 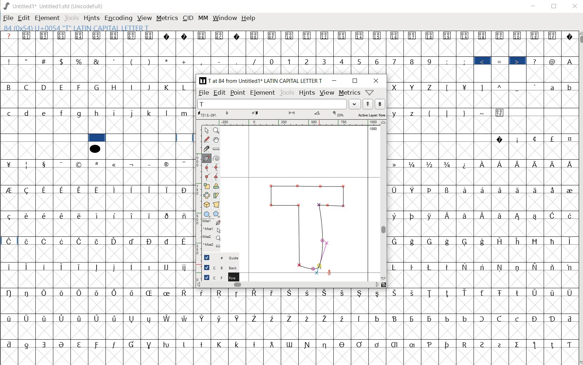 What do you see at coordinates (27, 164) in the screenshot?
I see `Symbol` at bounding box center [27, 164].